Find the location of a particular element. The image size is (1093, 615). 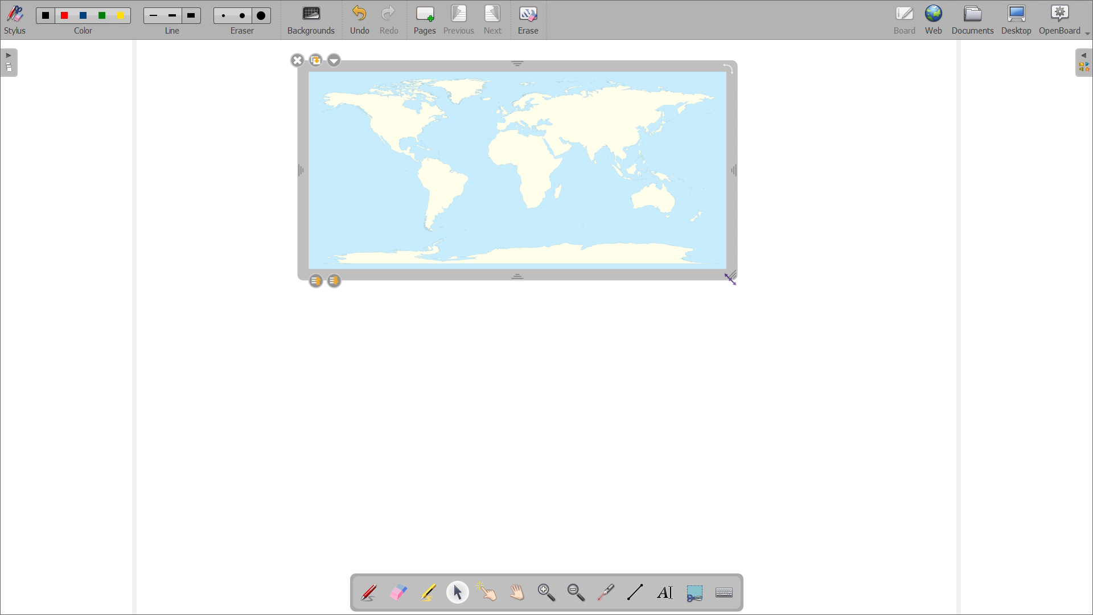

small is located at coordinates (153, 17).